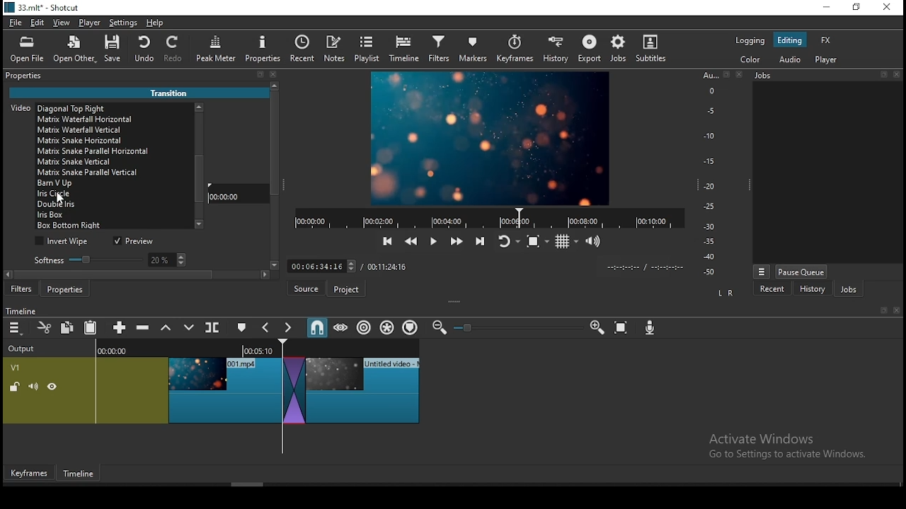 The image size is (906, 509). What do you see at coordinates (336, 49) in the screenshot?
I see `notes` at bounding box center [336, 49].